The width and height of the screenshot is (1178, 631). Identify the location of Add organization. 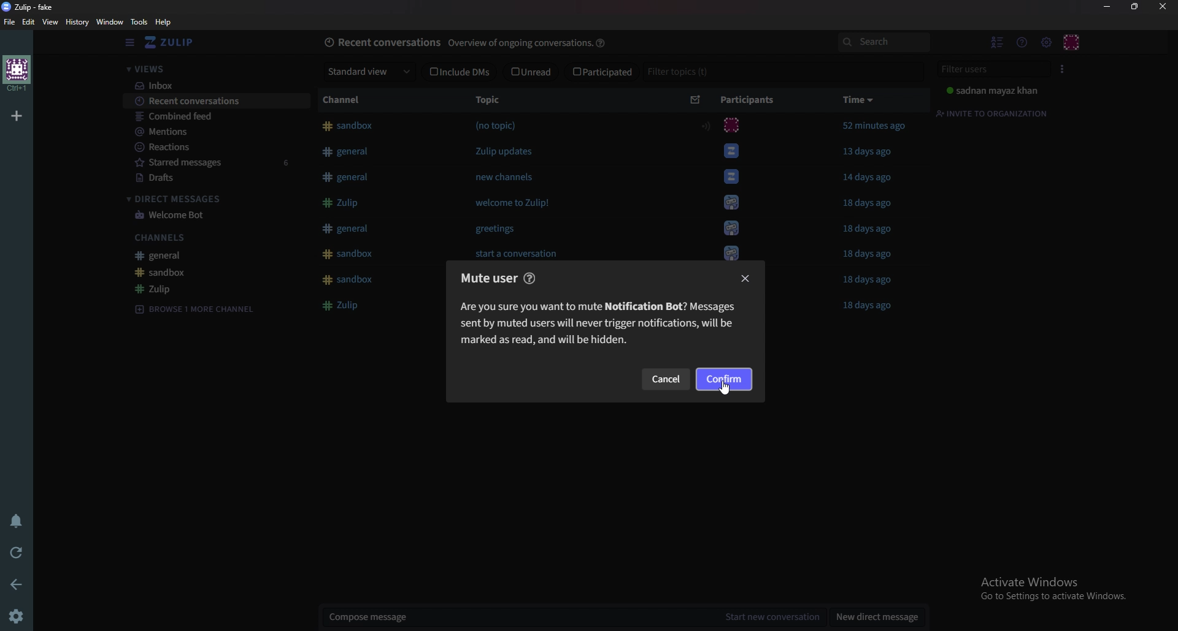
(18, 114).